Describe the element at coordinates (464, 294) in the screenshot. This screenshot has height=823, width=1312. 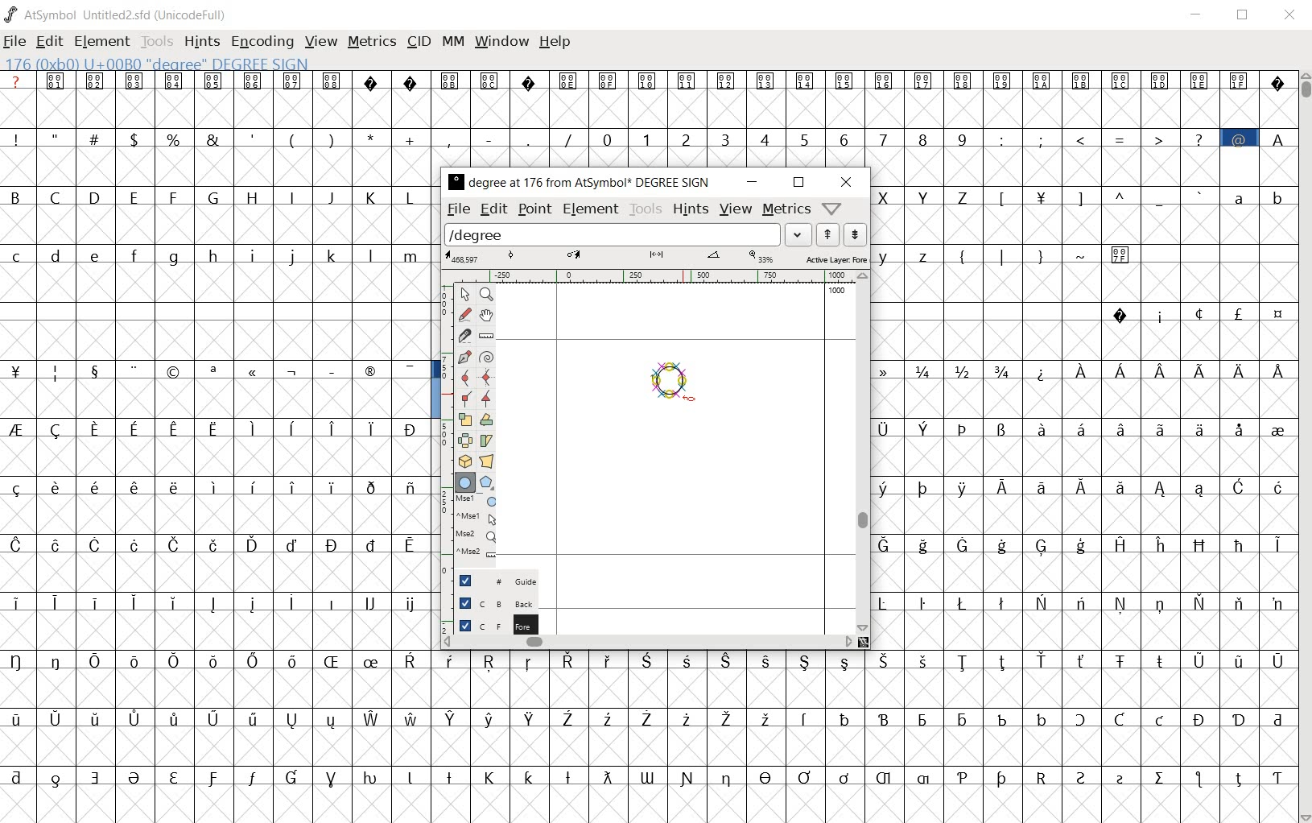
I see `pointer` at that location.